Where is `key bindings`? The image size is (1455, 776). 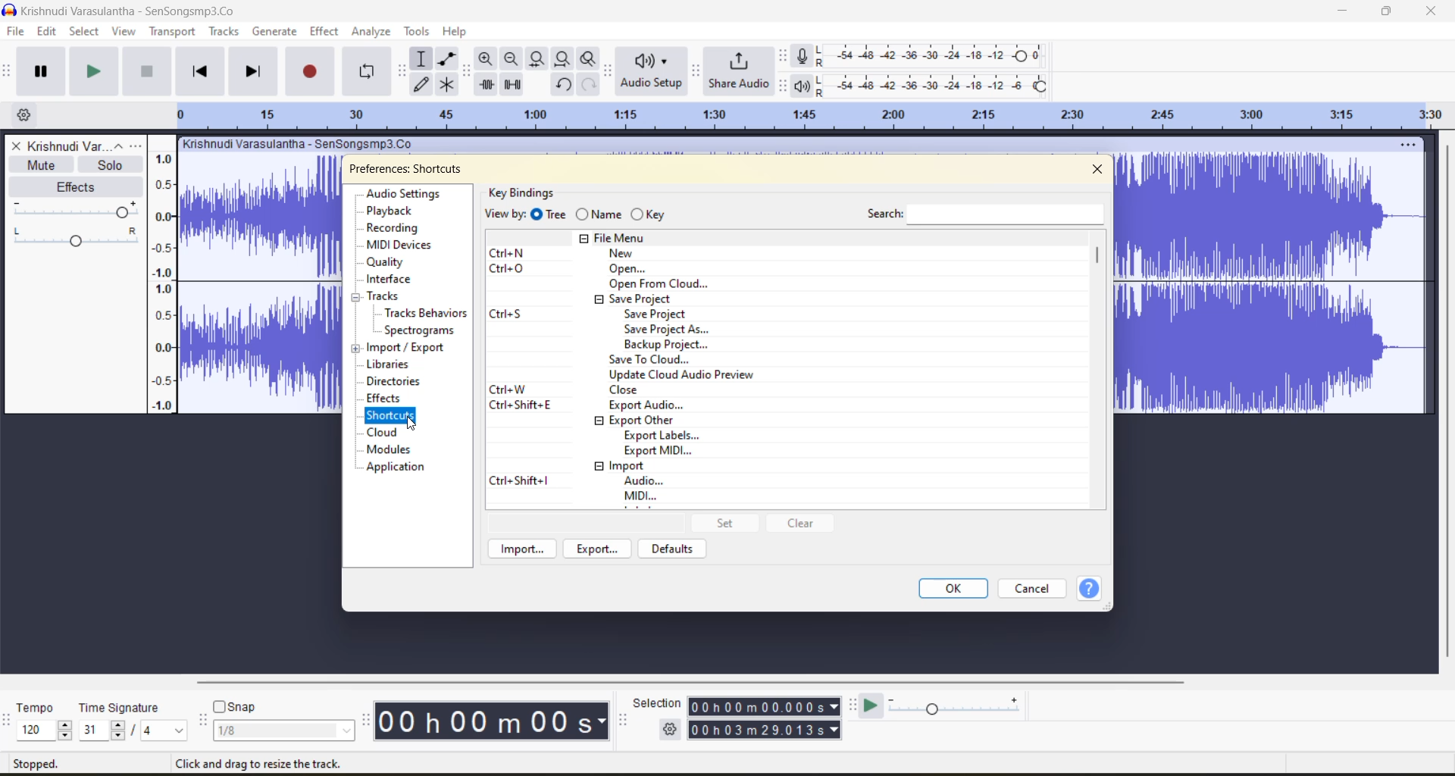 key bindings is located at coordinates (527, 193).